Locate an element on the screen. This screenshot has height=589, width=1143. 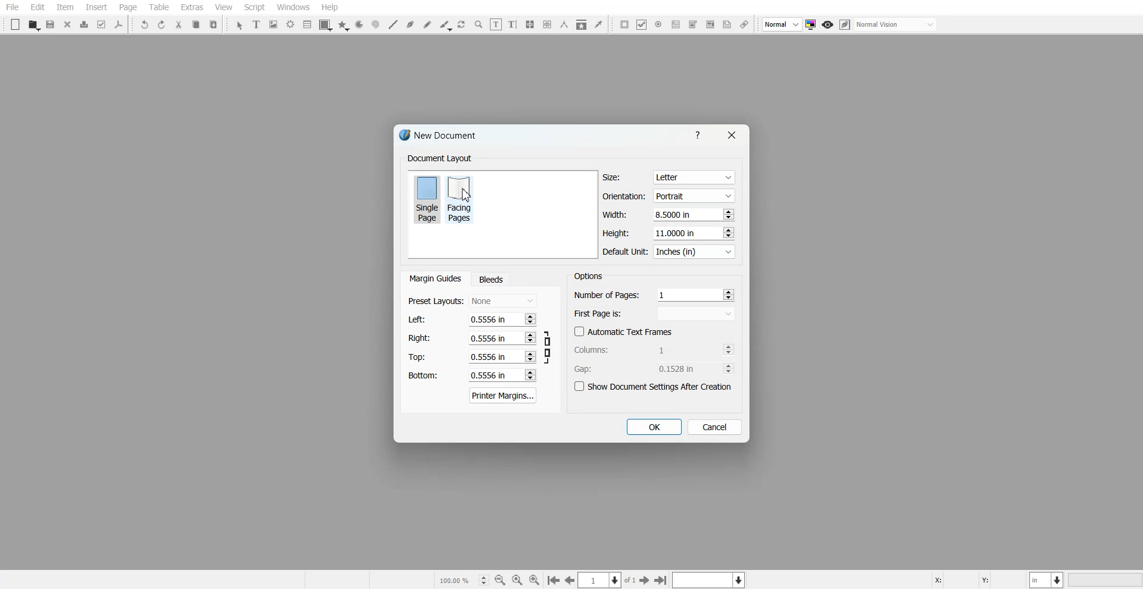
Print is located at coordinates (85, 24).